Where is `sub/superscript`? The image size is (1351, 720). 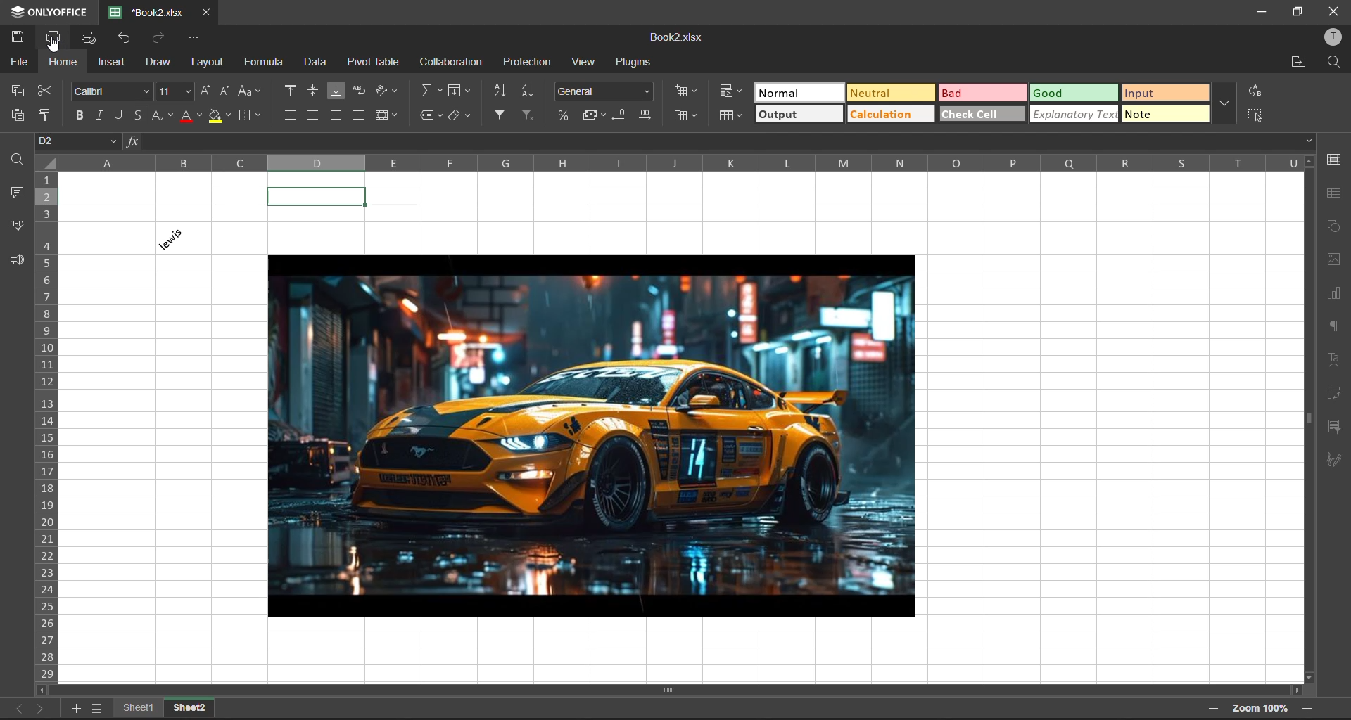
sub/superscript is located at coordinates (164, 117).